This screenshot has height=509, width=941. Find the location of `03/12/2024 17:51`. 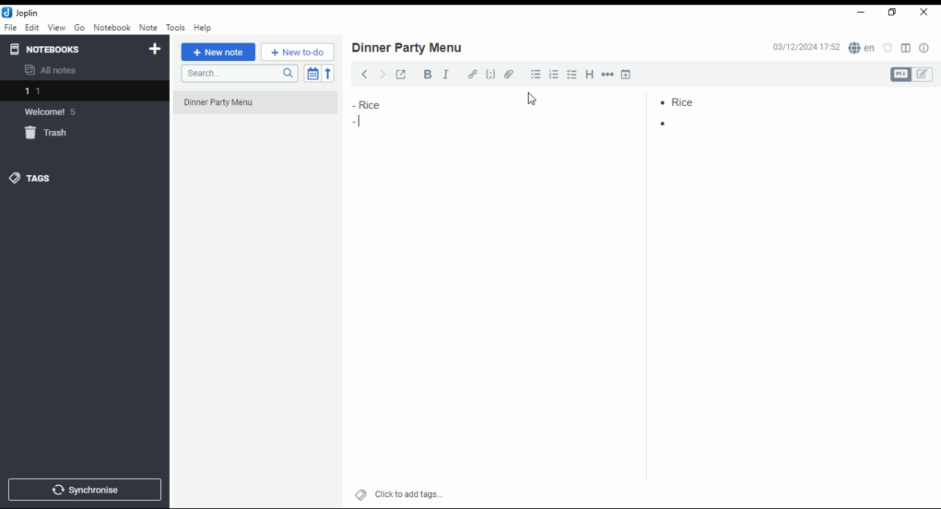

03/12/2024 17:51 is located at coordinates (804, 48).